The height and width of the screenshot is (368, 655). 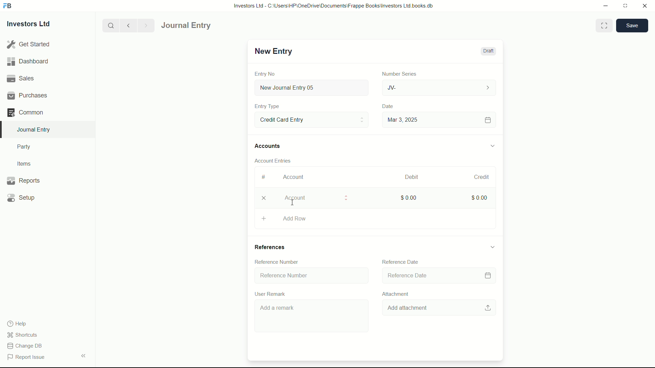 What do you see at coordinates (110, 25) in the screenshot?
I see `search` at bounding box center [110, 25].